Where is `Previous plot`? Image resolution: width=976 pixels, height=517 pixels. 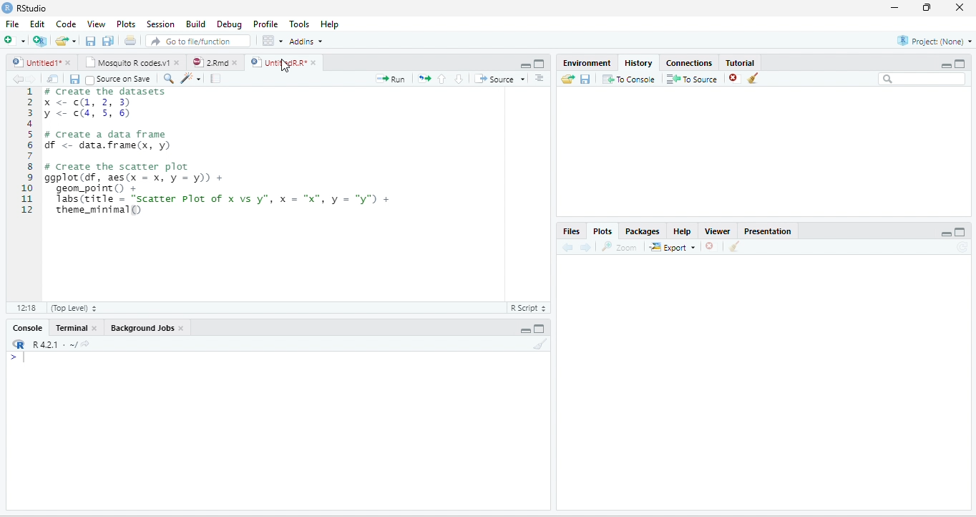
Previous plot is located at coordinates (568, 247).